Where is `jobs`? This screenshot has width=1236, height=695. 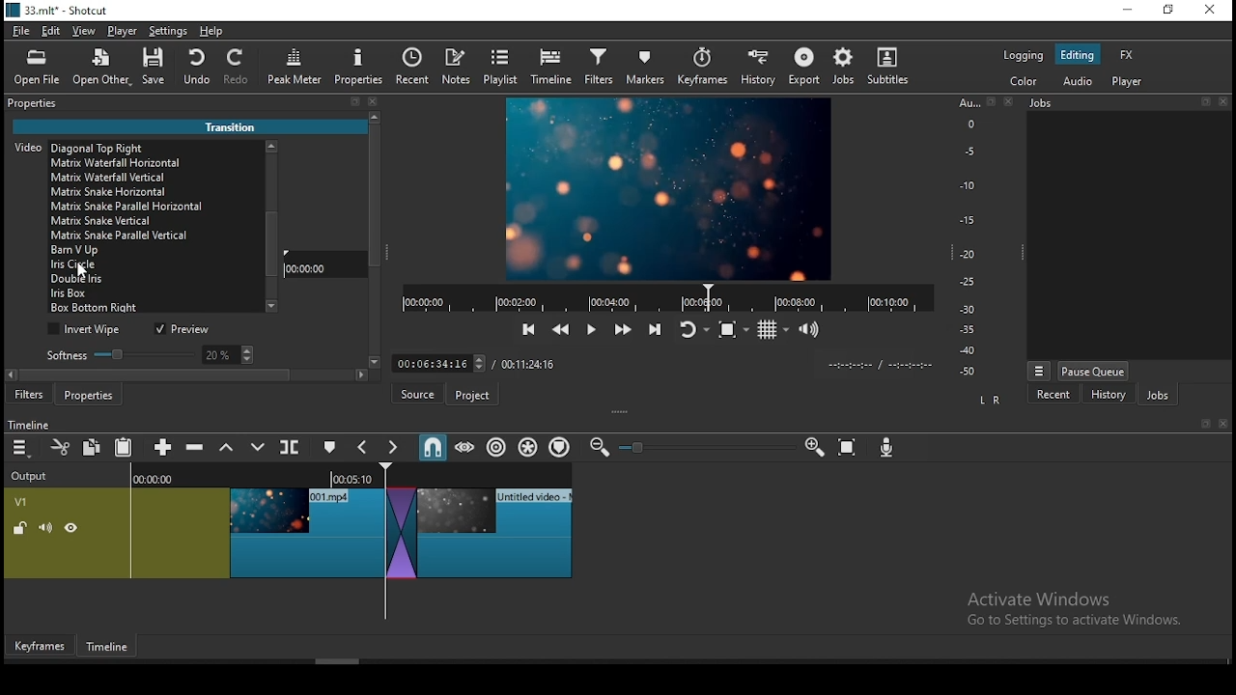 jobs is located at coordinates (844, 66).